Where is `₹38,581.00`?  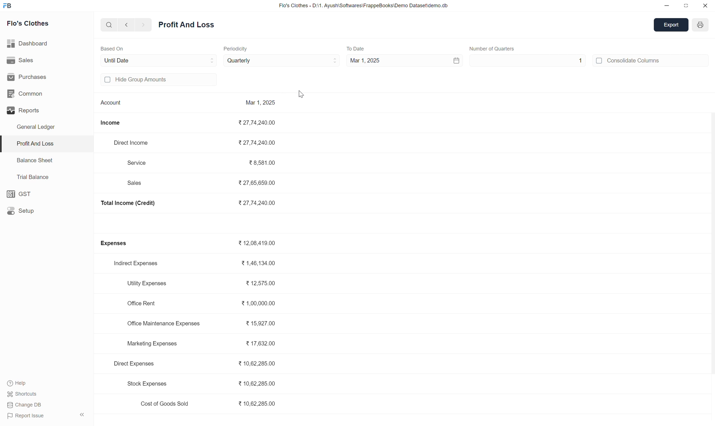
₹38,581.00 is located at coordinates (264, 163).